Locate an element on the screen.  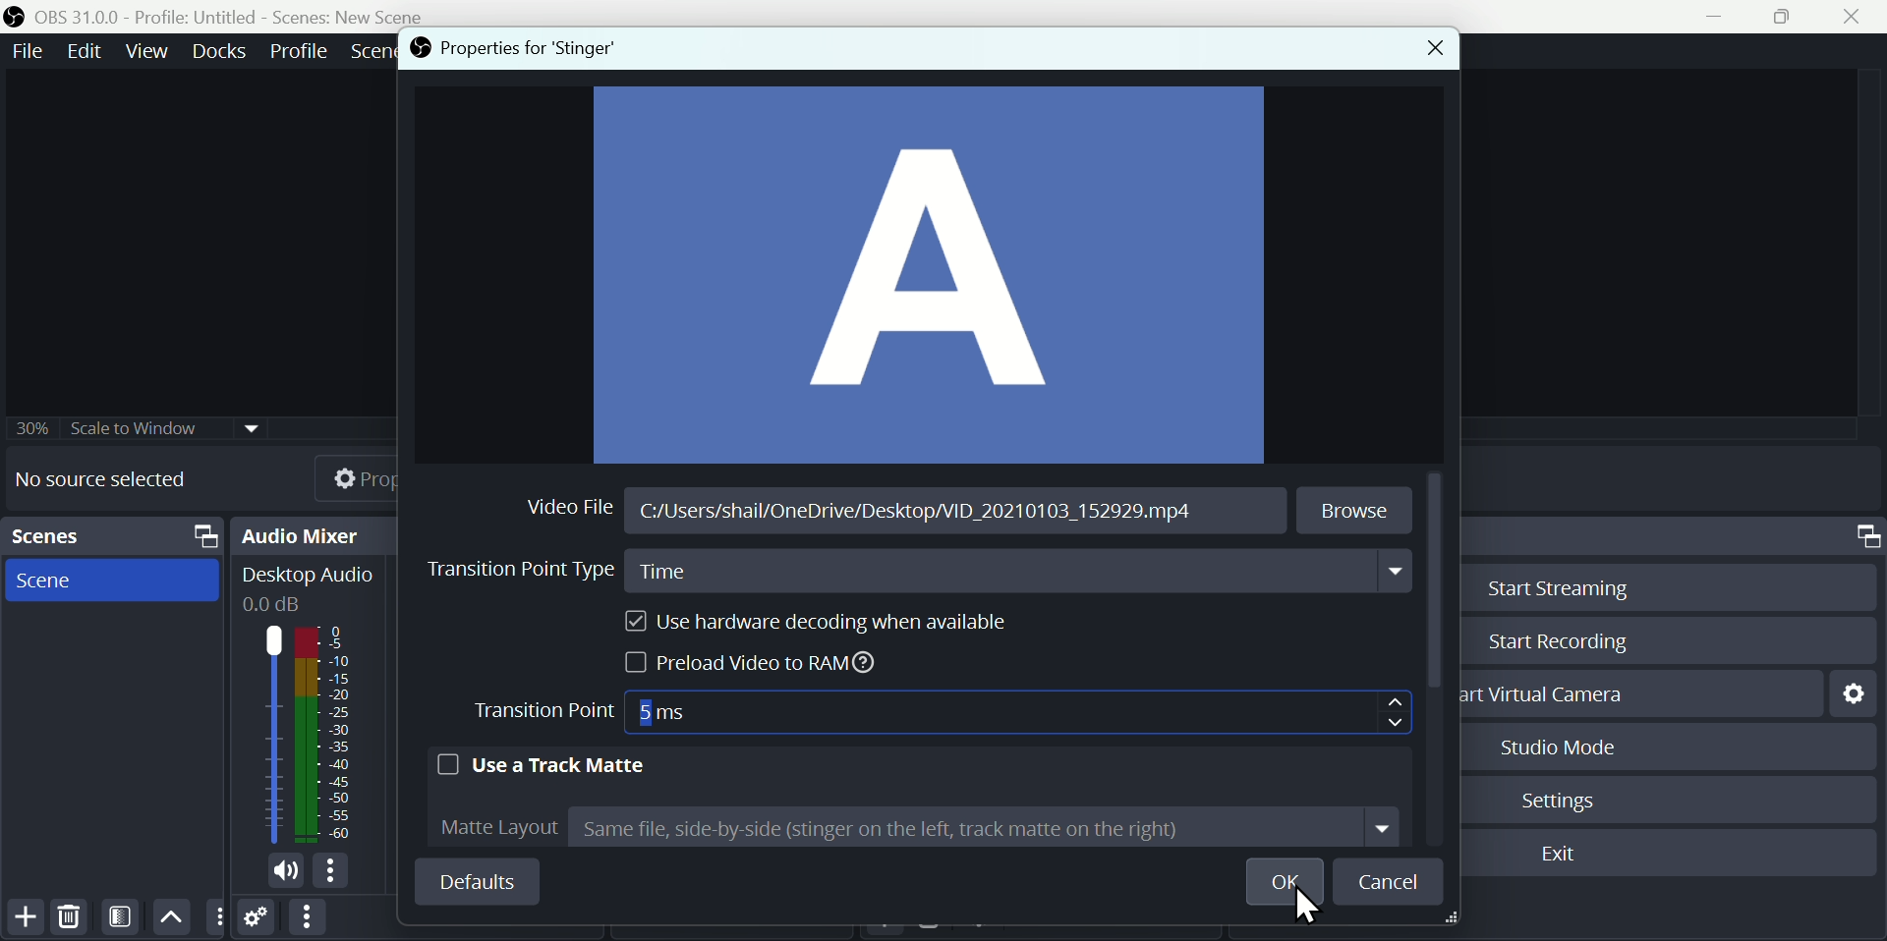
Start virtual camera is located at coordinates (1554, 693).